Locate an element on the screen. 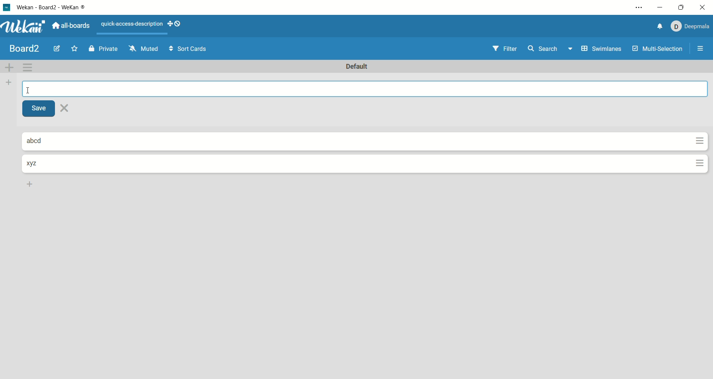 Image resolution: width=713 pixels, height=379 pixels. muted is located at coordinates (142, 48).